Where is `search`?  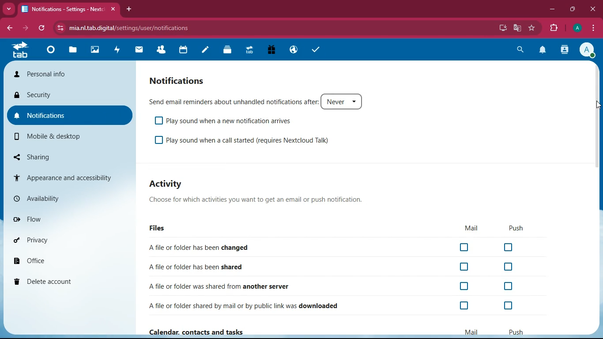 search is located at coordinates (520, 50).